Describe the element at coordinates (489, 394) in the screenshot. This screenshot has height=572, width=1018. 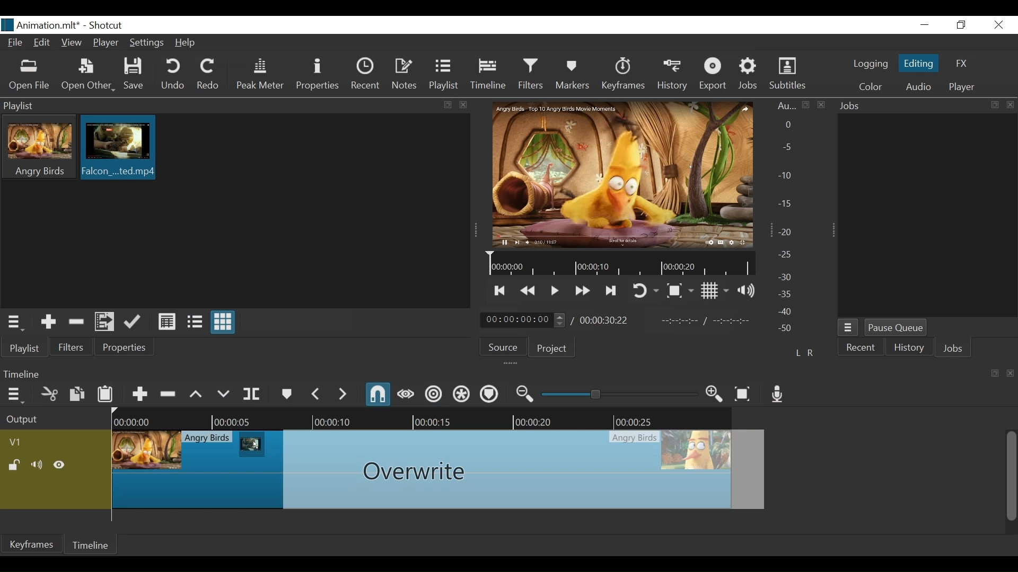
I see `Ripple Markers` at that location.